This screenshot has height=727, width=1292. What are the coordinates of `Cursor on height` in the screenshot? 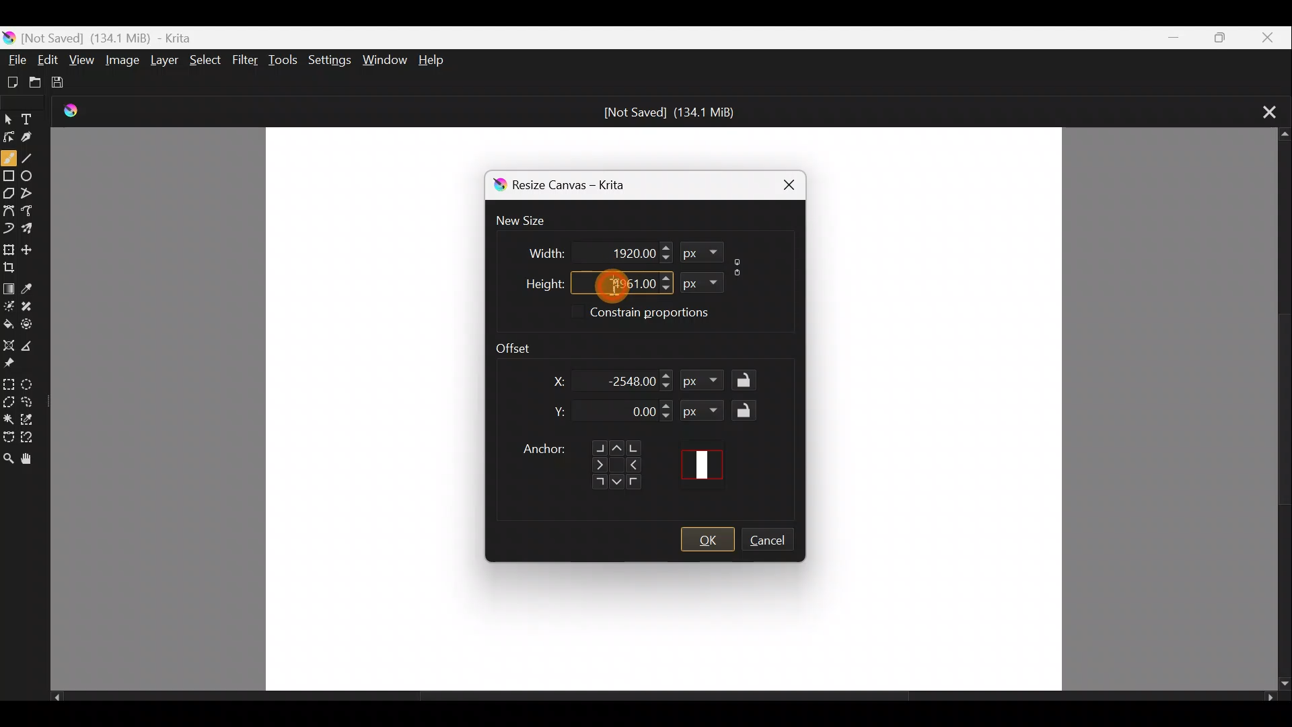 It's located at (604, 285).